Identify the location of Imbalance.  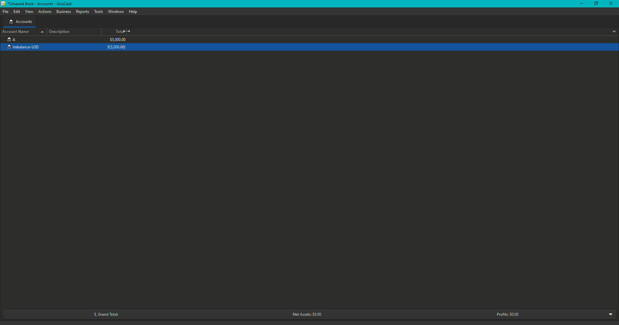
(27, 47).